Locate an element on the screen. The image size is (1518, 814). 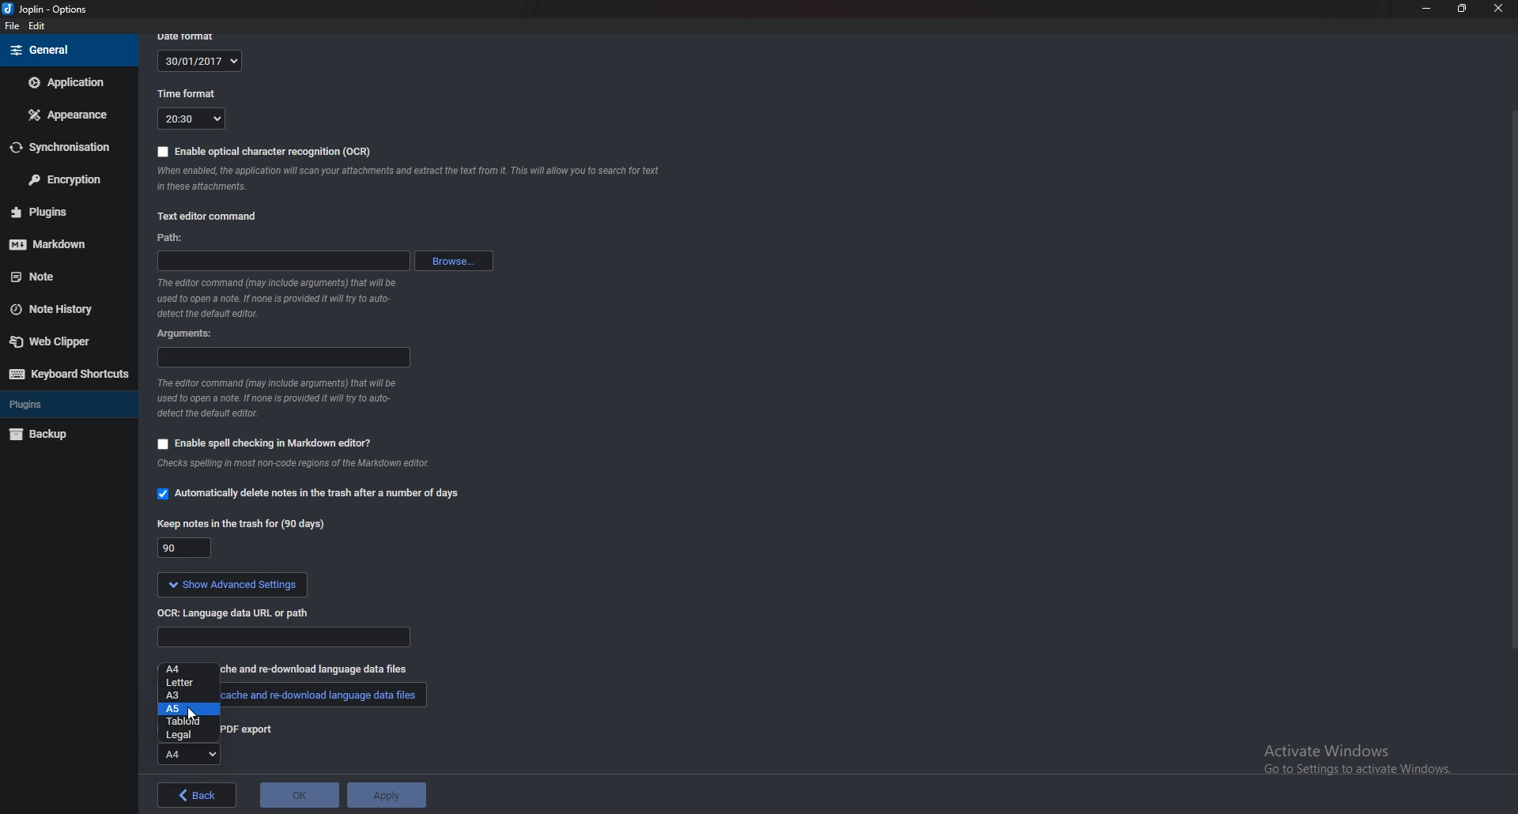
A5 is located at coordinates (191, 709).